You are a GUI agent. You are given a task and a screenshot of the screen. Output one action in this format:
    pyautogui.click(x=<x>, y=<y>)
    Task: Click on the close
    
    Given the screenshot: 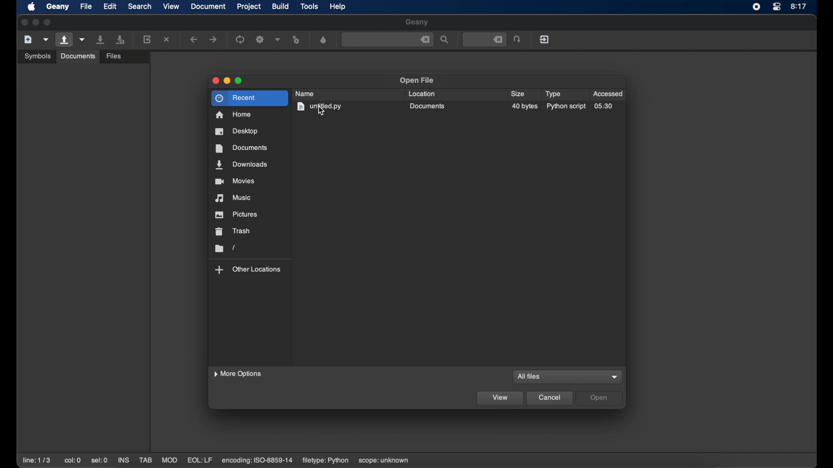 What is the action you would take?
    pyautogui.click(x=216, y=81)
    